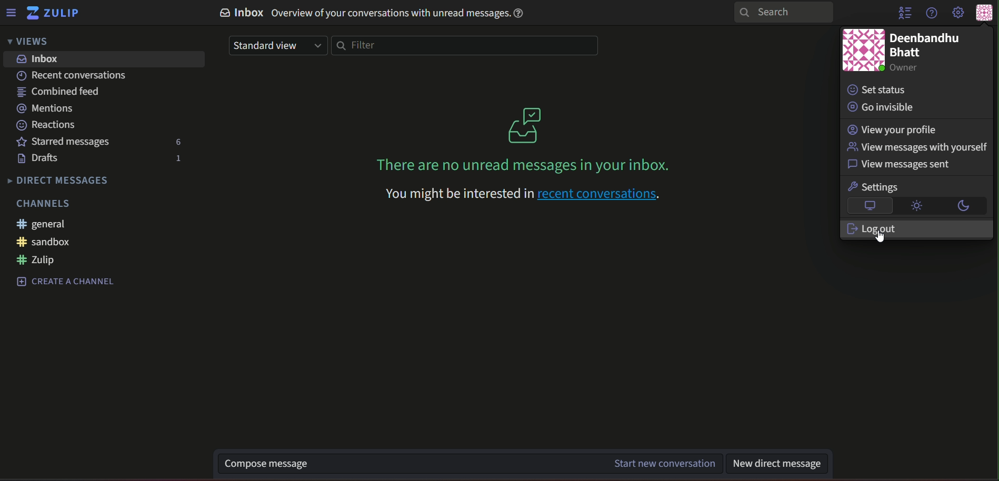 Image resolution: width=999 pixels, height=481 pixels. Describe the element at coordinates (864, 50) in the screenshot. I see `icon` at that location.